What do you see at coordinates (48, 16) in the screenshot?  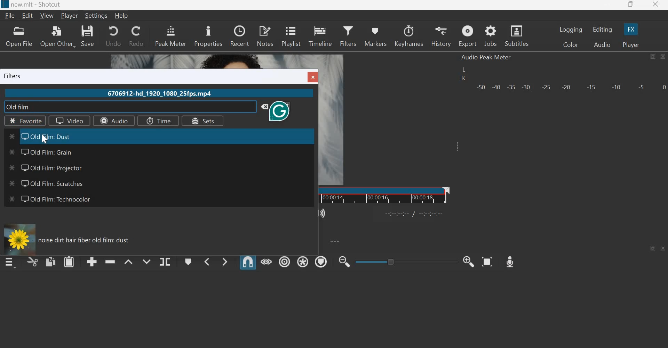 I see `View` at bounding box center [48, 16].